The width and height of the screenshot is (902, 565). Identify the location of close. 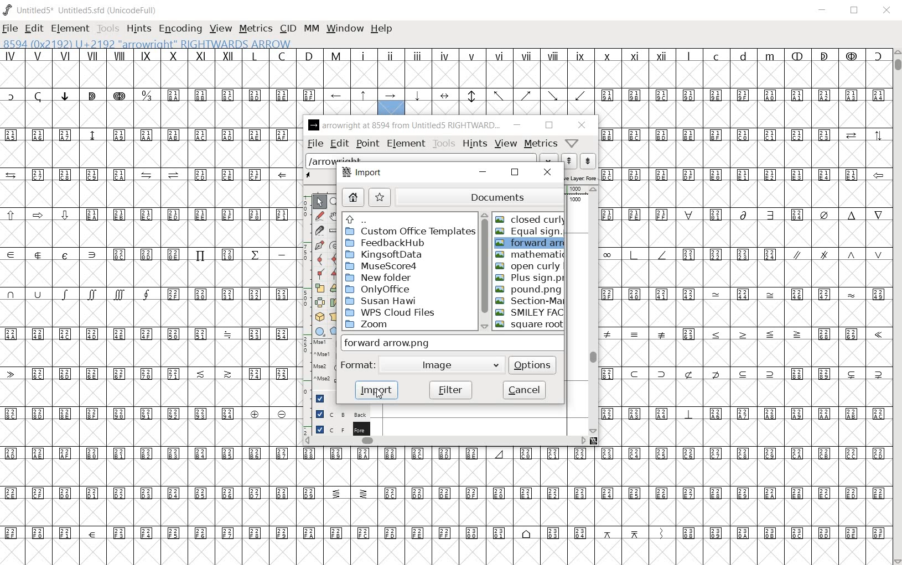
(582, 126).